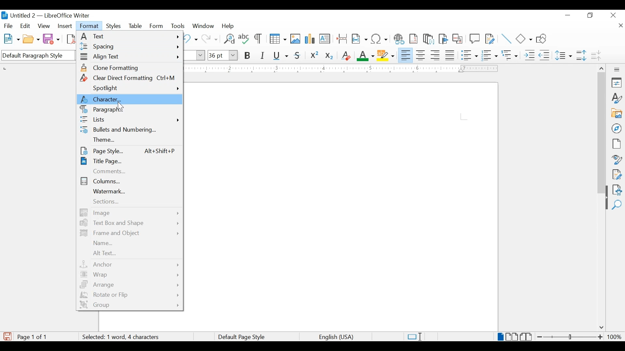 The height and width of the screenshot is (351, 625). Describe the element at coordinates (129, 119) in the screenshot. I see `lists menu` at that location.